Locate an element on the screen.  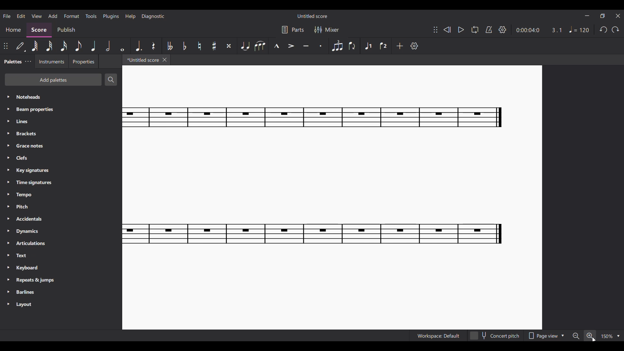
Rest is located at coordinates (153, 46).